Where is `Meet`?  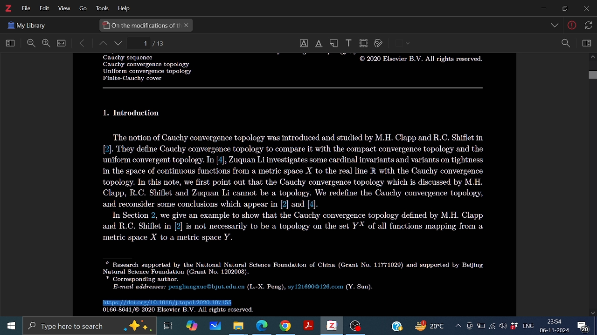 Meet is located at coordinates (469, 326).